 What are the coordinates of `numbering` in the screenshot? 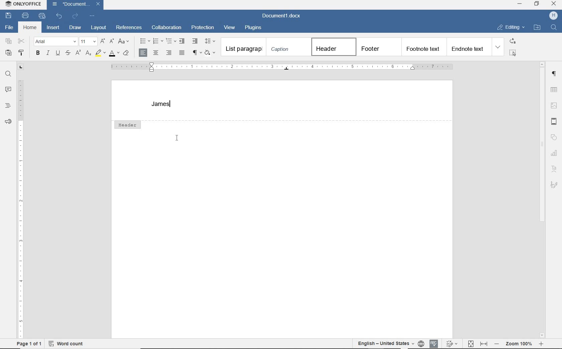 It's located at (158, 41).